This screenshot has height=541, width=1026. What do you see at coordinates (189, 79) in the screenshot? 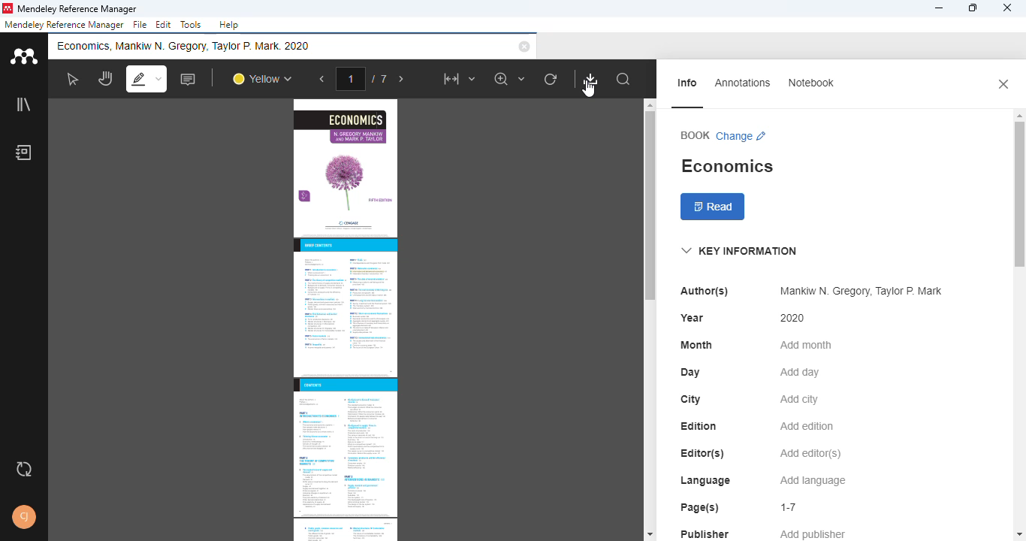
I see `note` at bounding box center [189, 79].